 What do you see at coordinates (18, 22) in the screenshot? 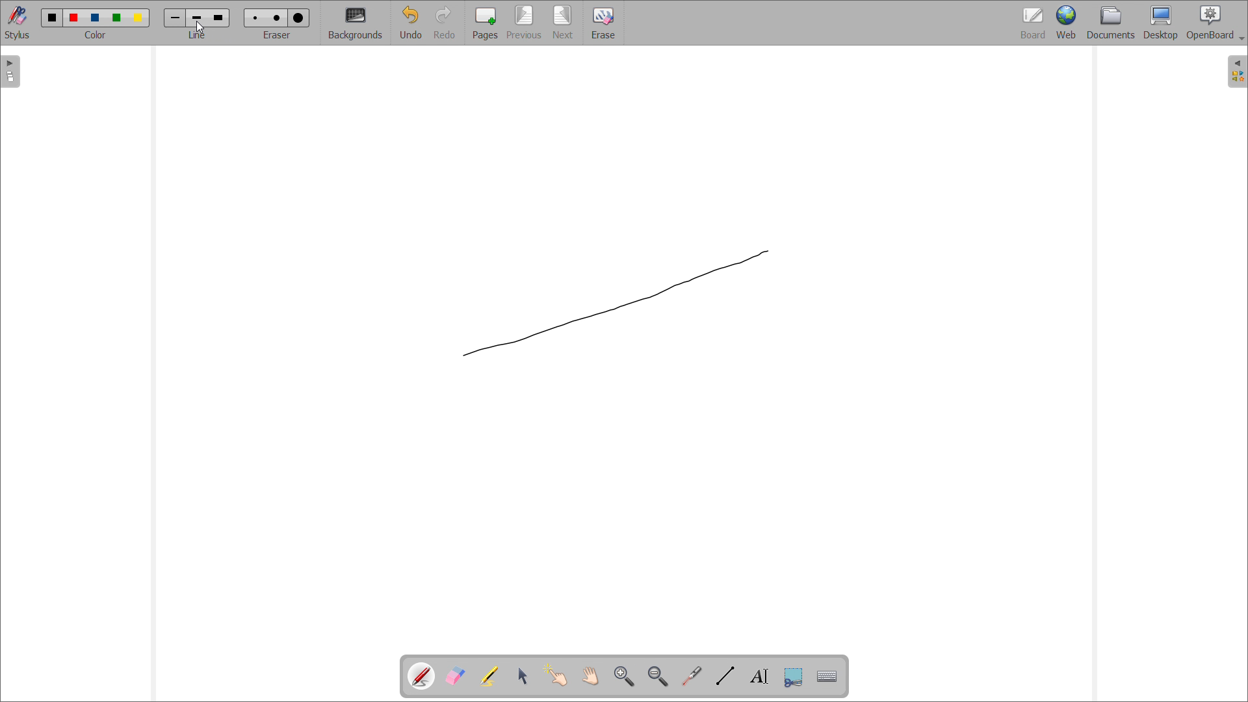
I see `toggle stylus` at bounding box center [18, 22].